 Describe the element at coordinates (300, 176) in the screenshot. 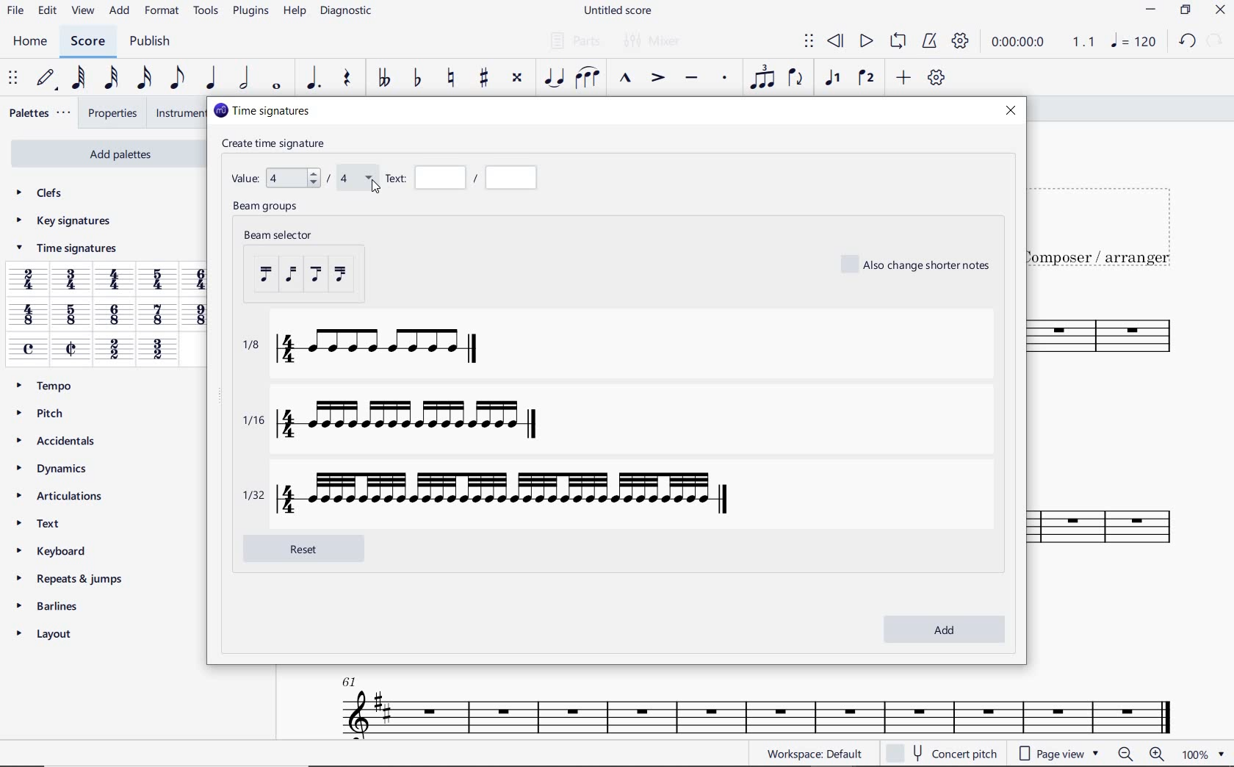

I see `value` at that location.